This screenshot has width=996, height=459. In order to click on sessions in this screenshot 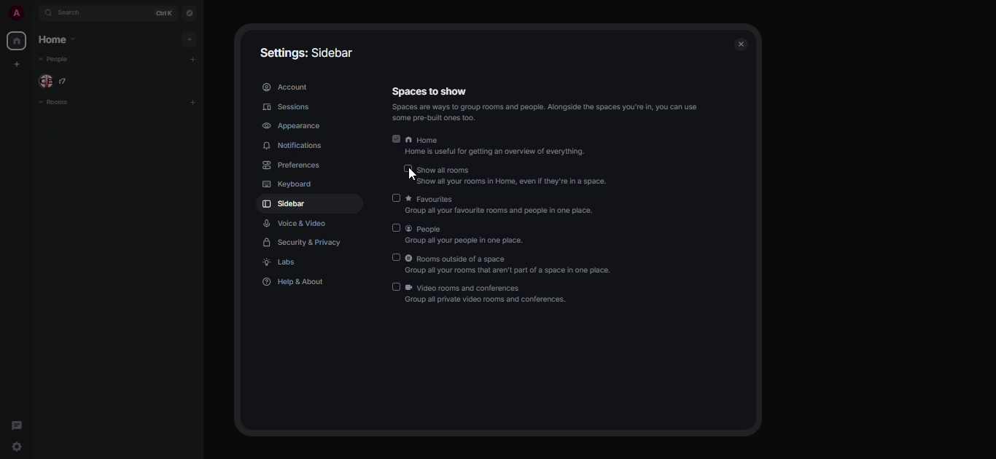, I will do `click(287, 106)`.